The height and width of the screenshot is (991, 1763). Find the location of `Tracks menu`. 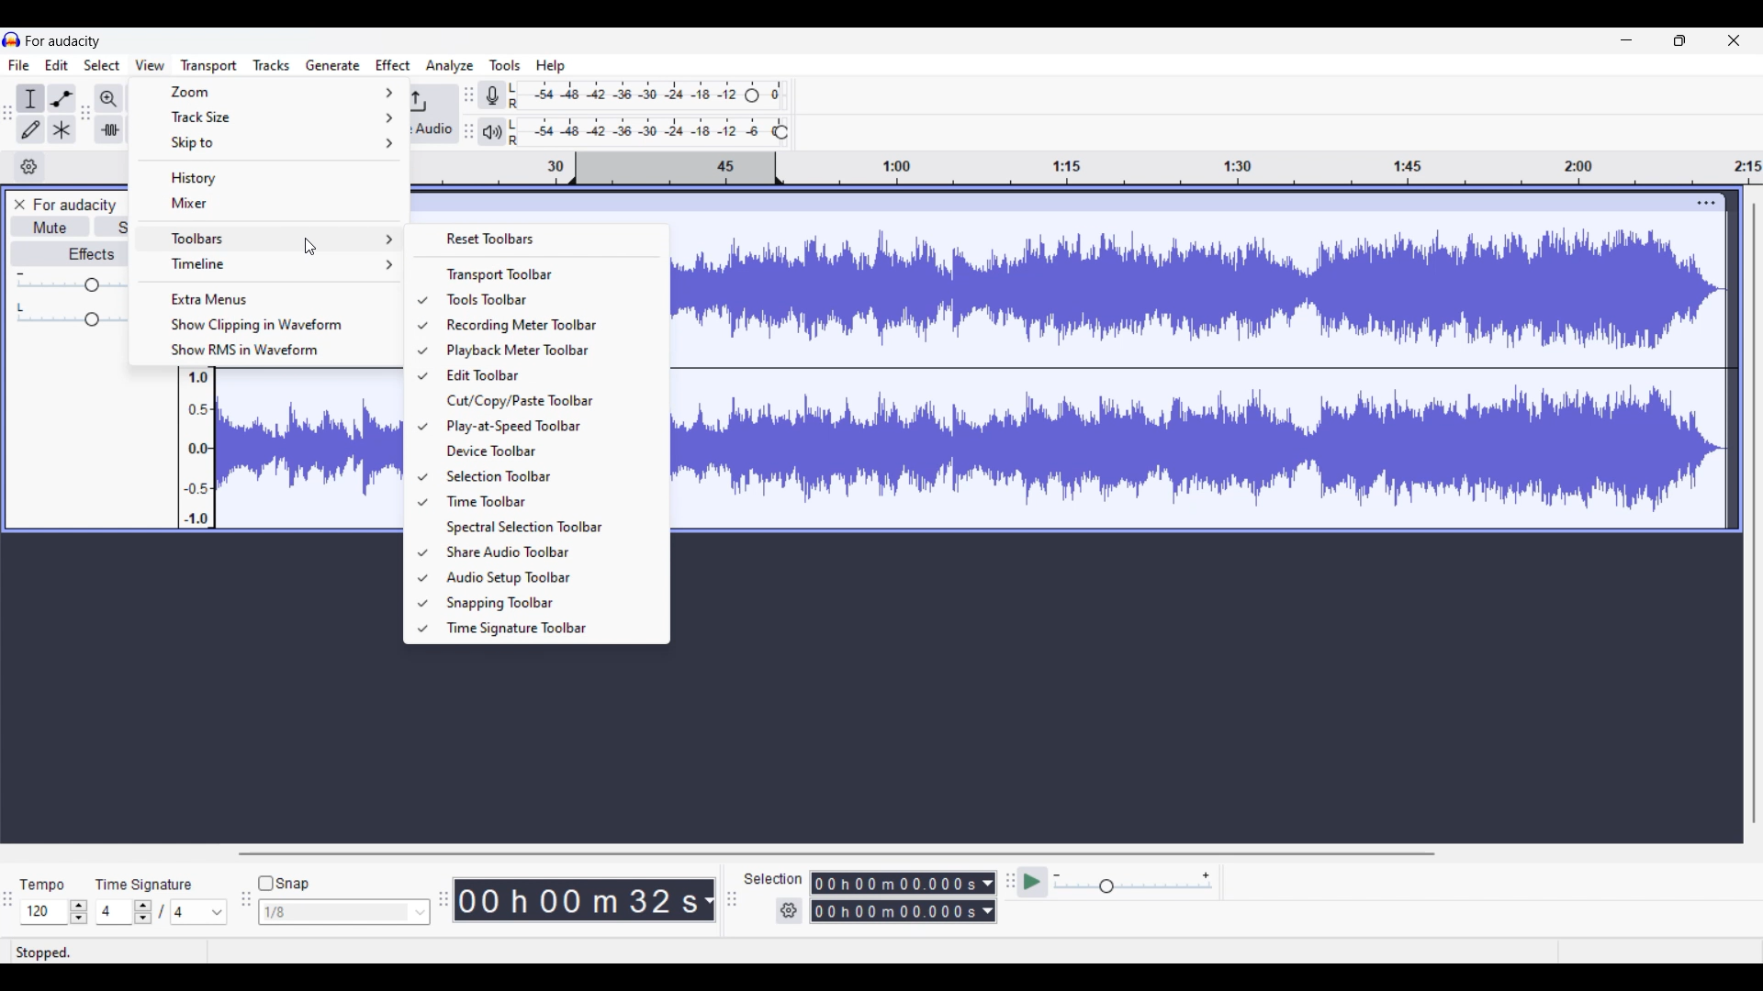

Tracks menu is located at coordinates (271, 65).